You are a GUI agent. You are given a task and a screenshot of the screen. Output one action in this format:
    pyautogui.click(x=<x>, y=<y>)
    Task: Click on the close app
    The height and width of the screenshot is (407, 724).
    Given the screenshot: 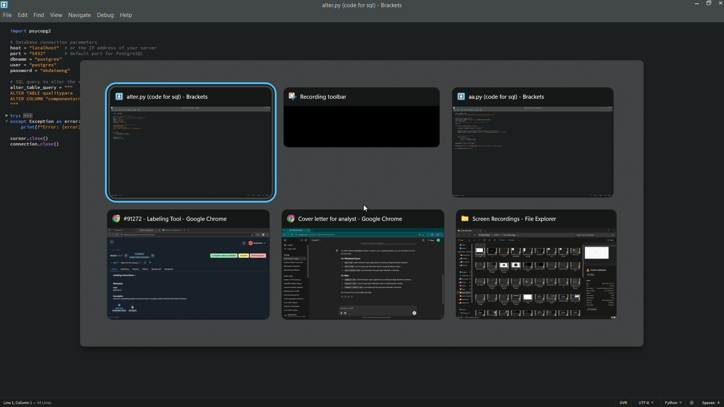 What is the action you would take?
    pyautogui.click(x=719, y=4)
    